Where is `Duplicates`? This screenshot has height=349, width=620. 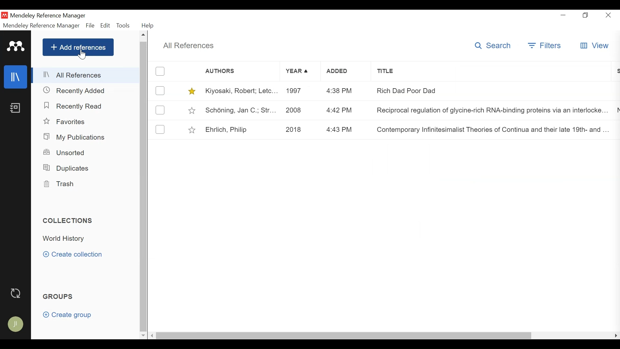
Duplicates is located at coordinates (67, 168).